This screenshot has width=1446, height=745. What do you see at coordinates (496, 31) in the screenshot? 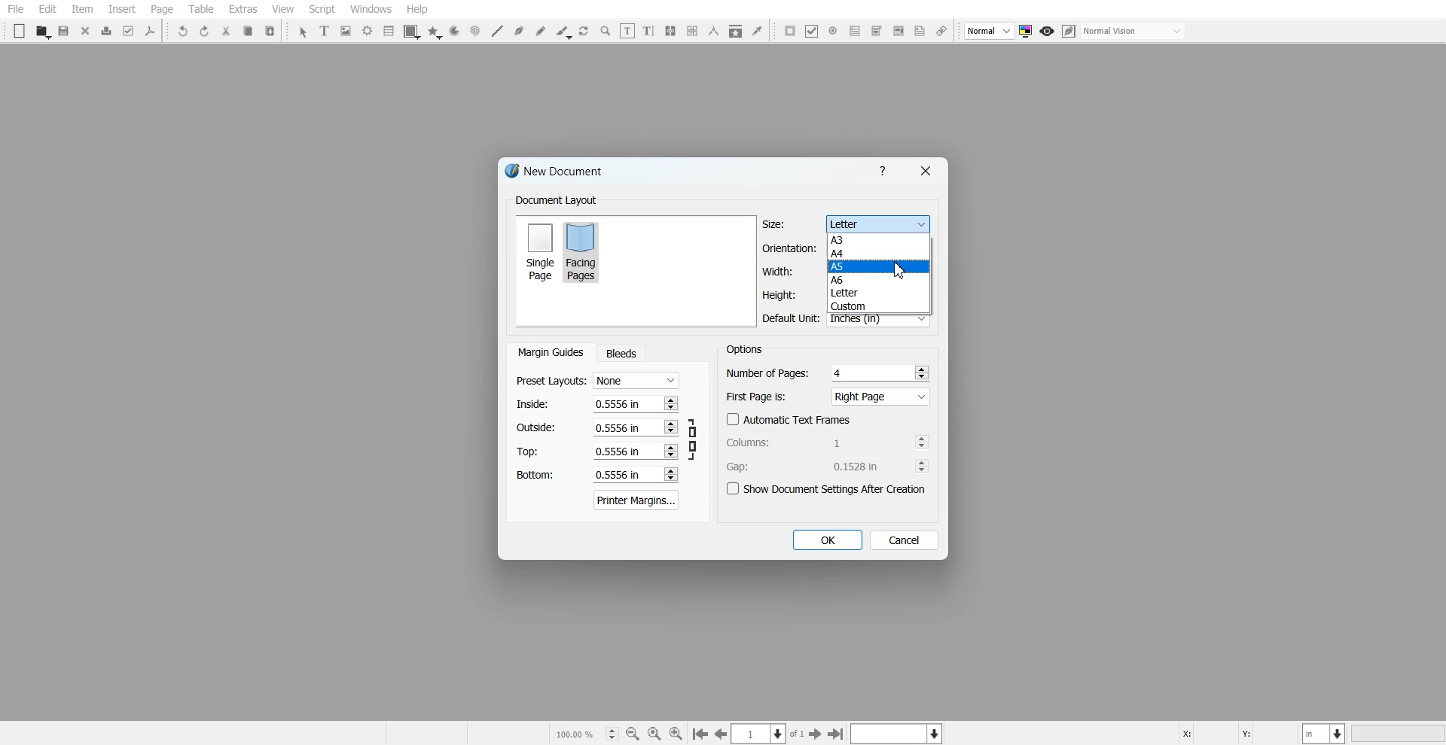
I see `Line` at bounding box center [496, 31].